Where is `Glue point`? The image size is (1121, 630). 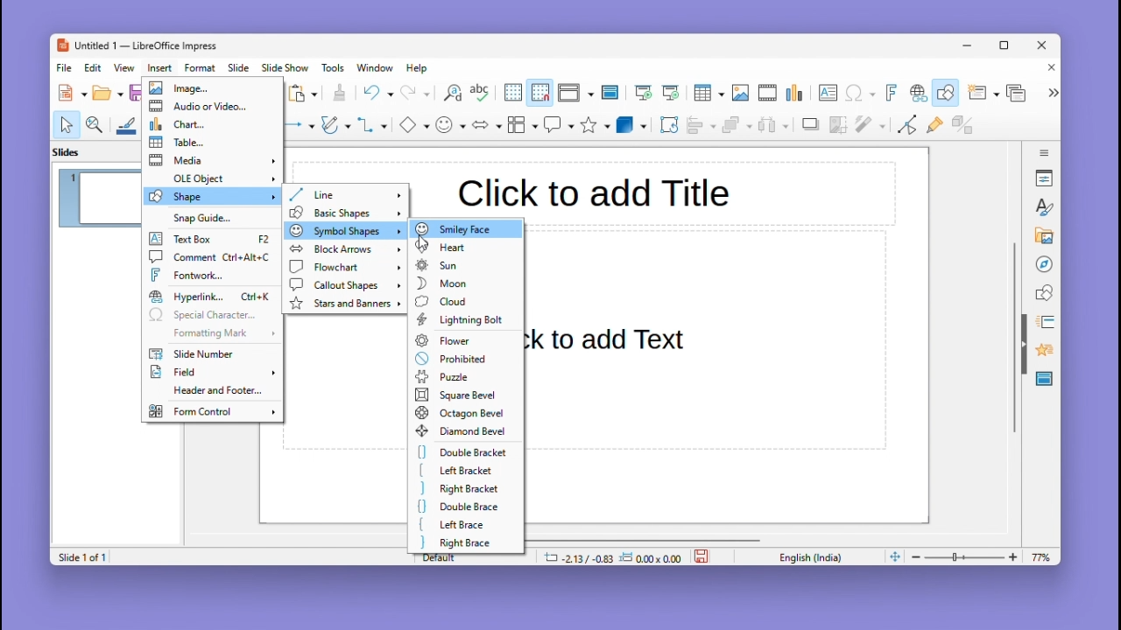 Glue point is located at coordinates (938, 127).